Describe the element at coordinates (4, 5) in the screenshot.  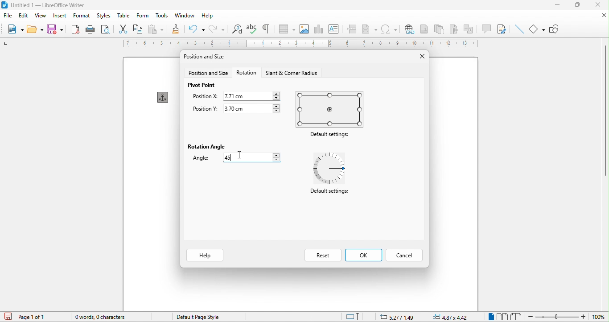
I see `libreoffice logo` at that location.